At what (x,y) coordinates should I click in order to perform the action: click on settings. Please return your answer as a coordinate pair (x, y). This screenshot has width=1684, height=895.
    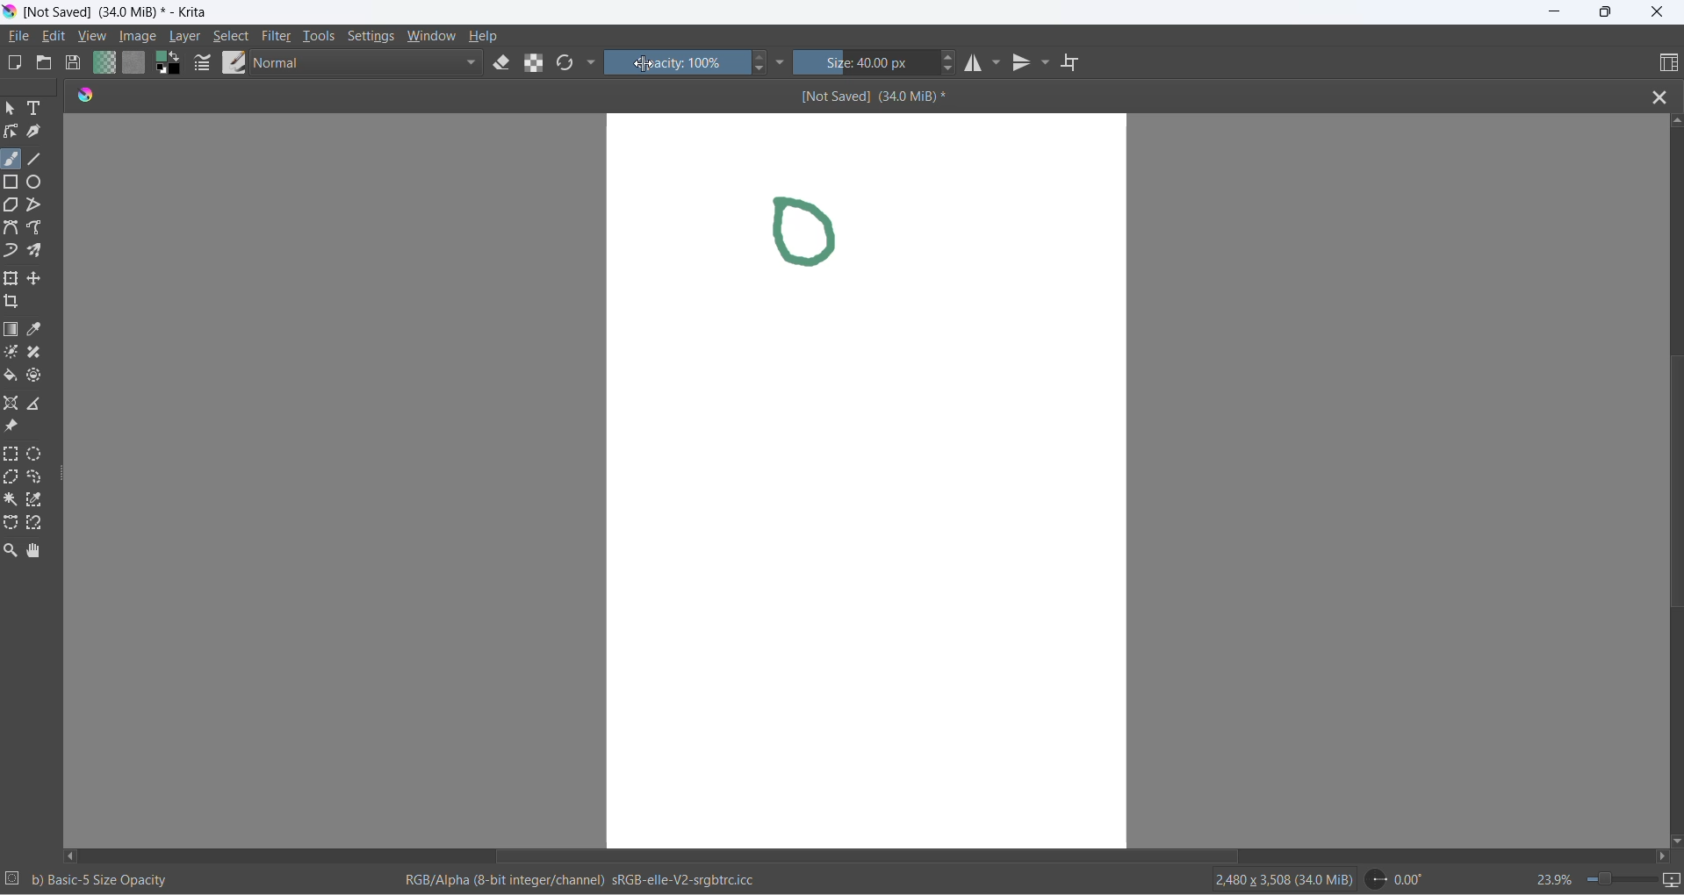
    Looking at the image, I should click on (369, 37).